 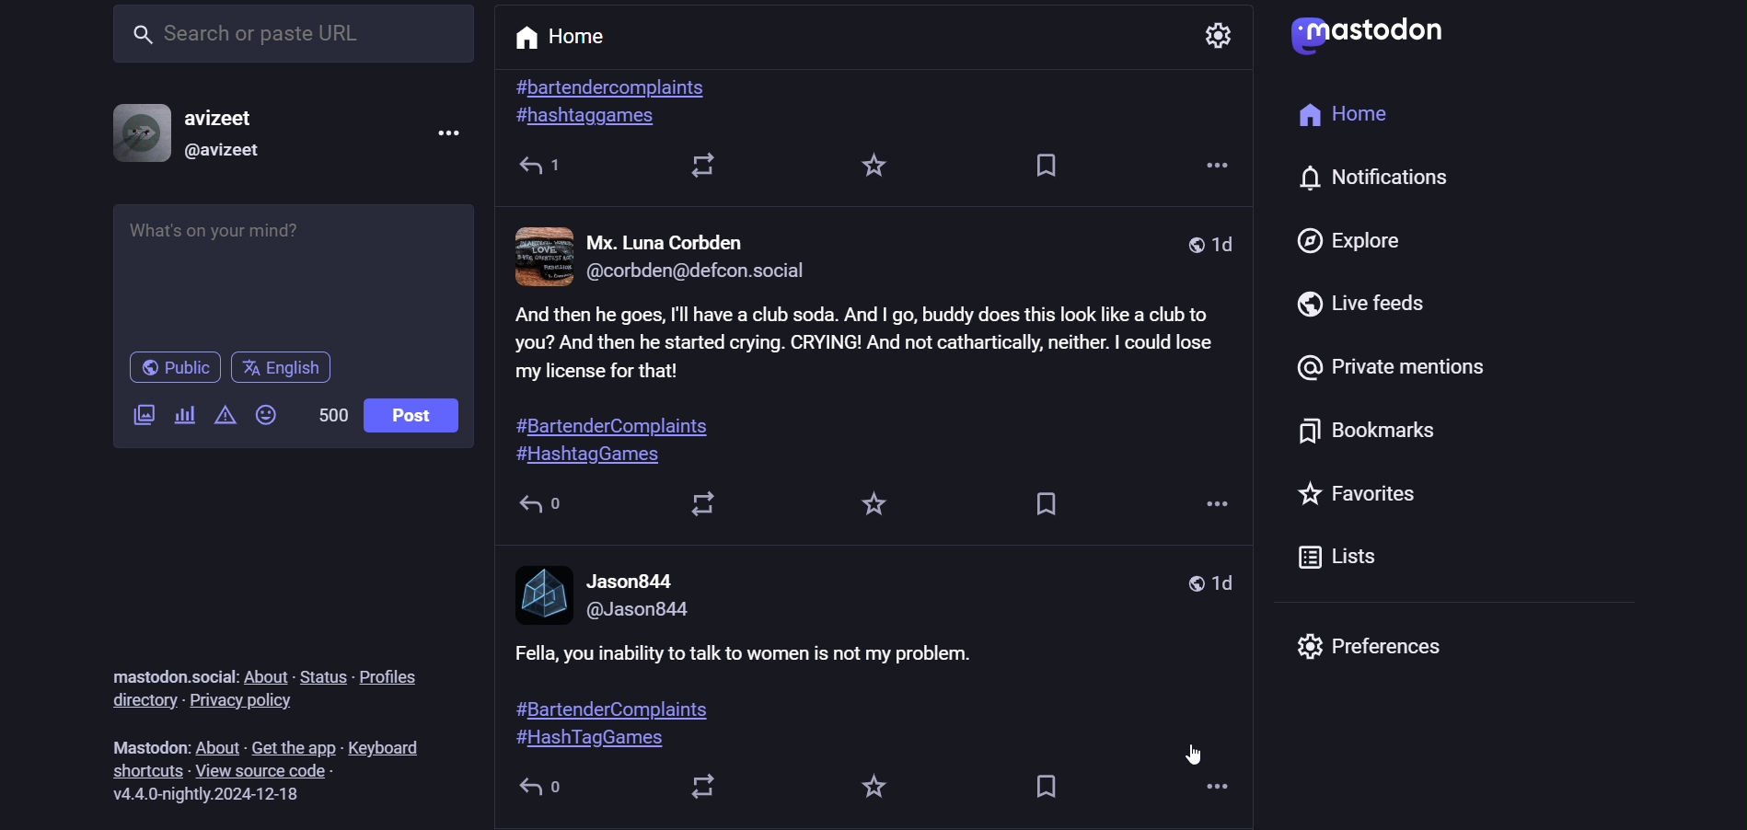 I want to click on bookmark, so click(x=1044, y=508).